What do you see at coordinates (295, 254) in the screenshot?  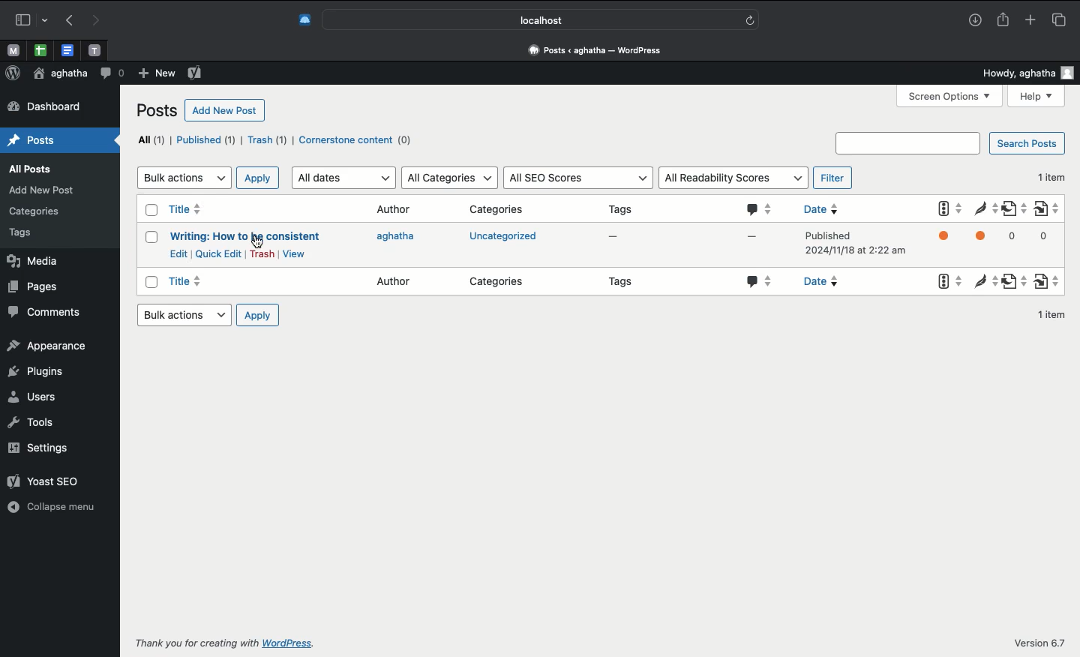 I see `View` at bounding box center [295, 254].